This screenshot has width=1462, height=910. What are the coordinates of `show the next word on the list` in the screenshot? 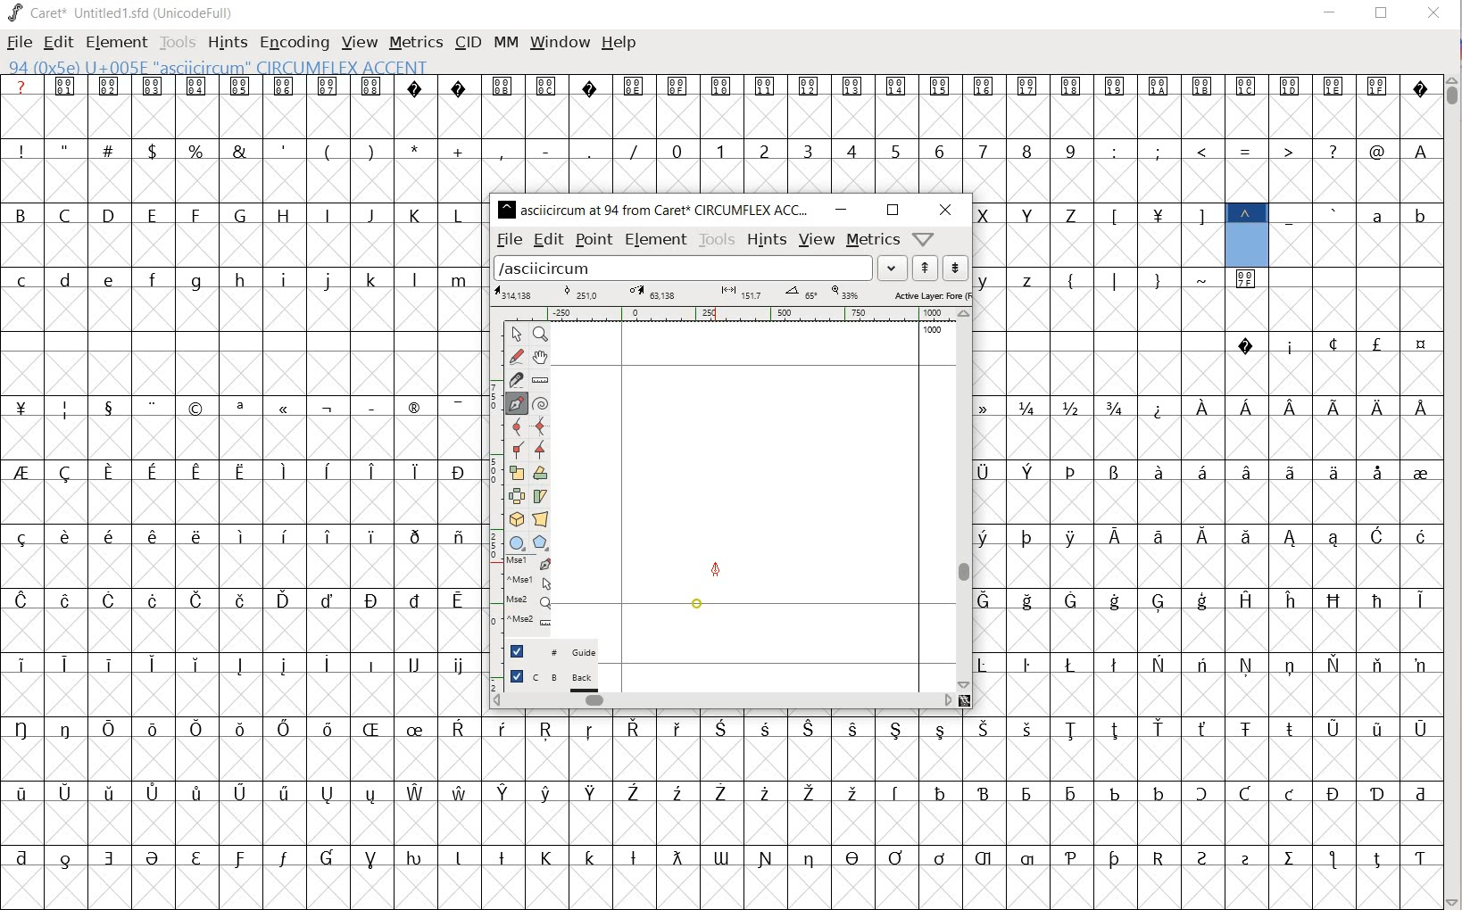 It's located at (926, 269).